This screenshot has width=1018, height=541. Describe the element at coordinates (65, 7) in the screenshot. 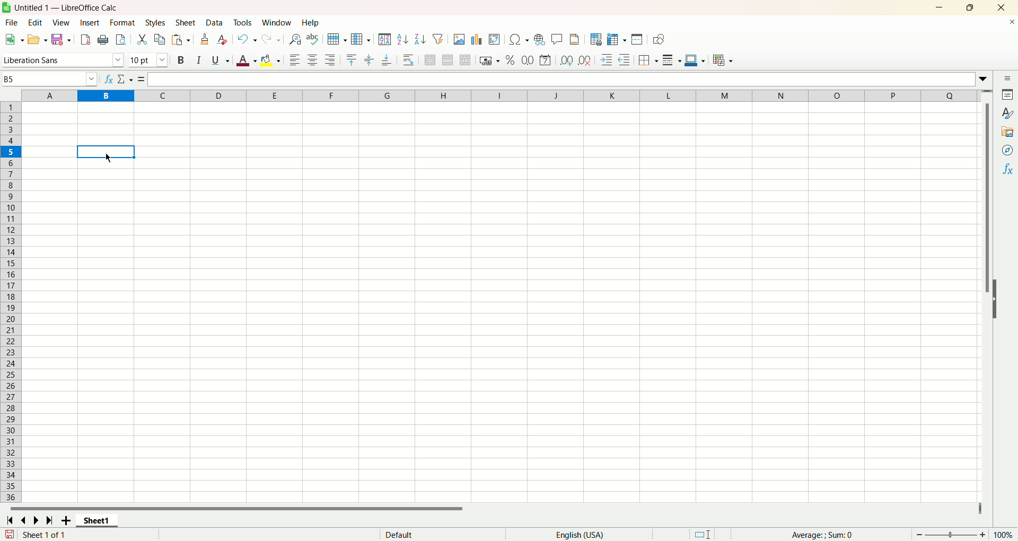

I see `Untitled1 - LibreOffice Calc` at that location.